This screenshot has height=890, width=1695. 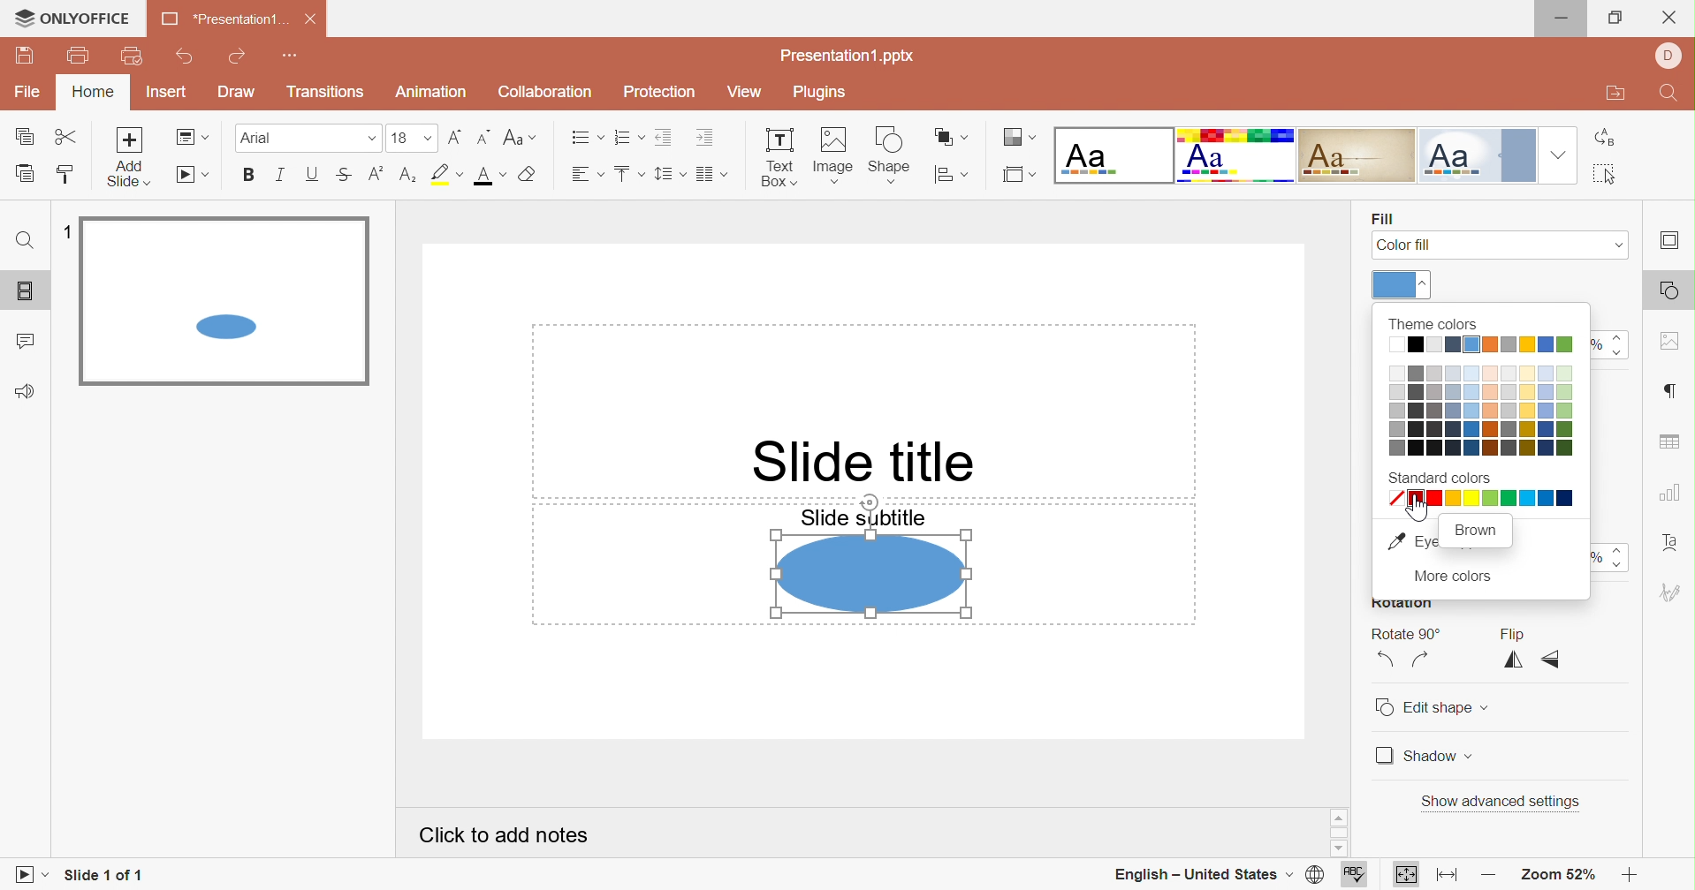 What do you see at coordinates (1412, 544) in the screenshot?
I see `Eye` at bounding box center [1412, 544].